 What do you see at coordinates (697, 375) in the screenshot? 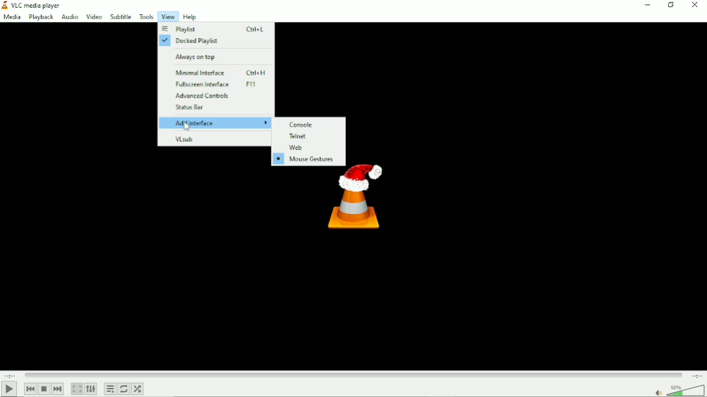
I see `Total duration` at bounding box center [697, 375].